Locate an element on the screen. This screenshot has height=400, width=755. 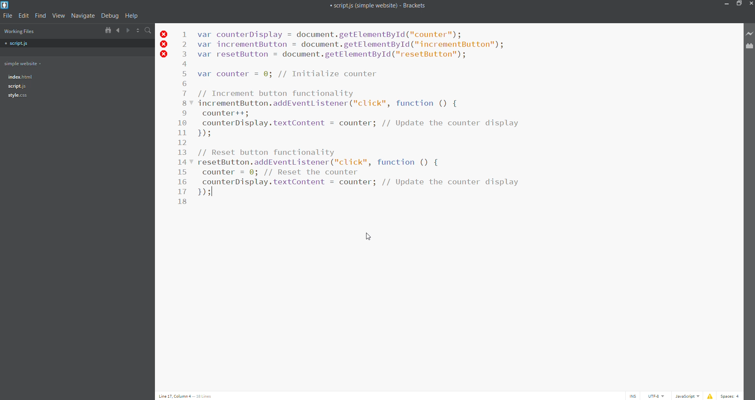
cursor is located at coordinates (366, 237).